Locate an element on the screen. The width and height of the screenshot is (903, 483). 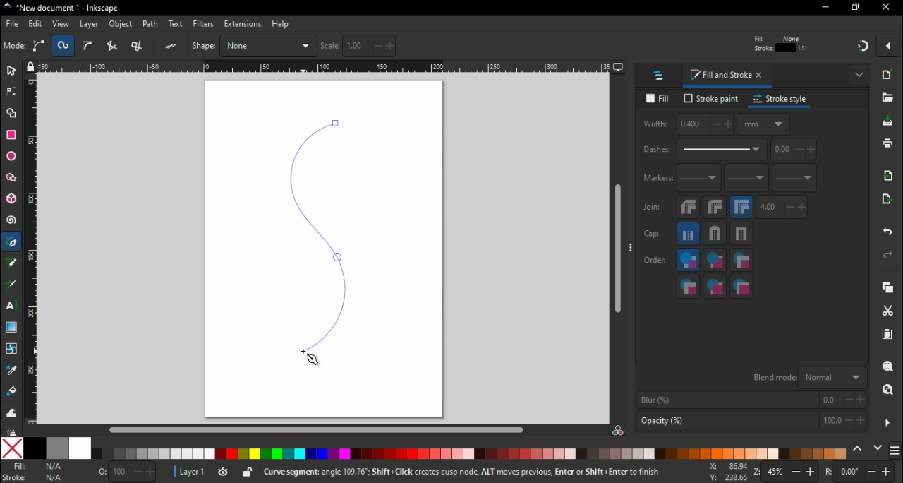
restore is located at coordinates (856, 8).